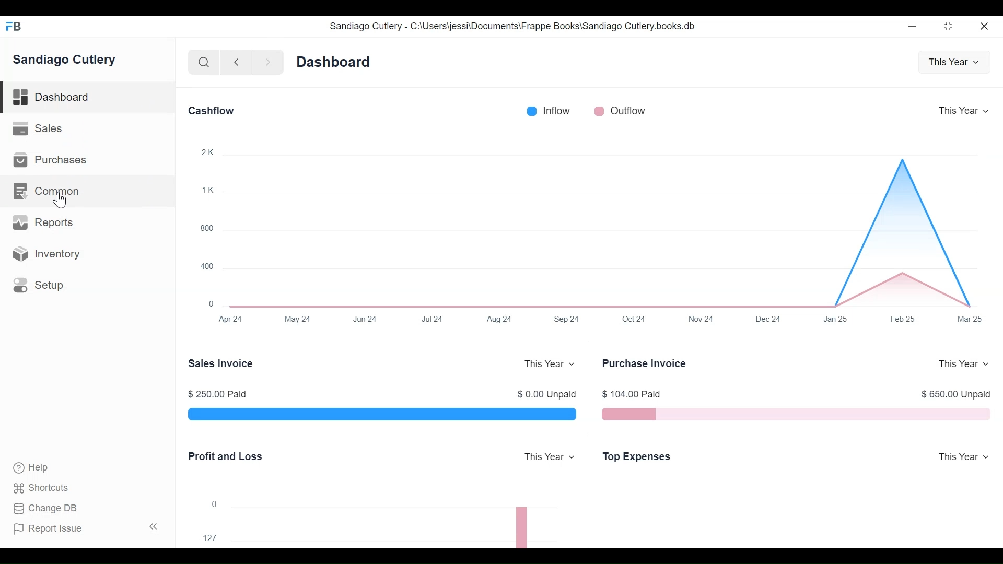 This screenshot has height=564, width=1003. What do you see at coordinates (151, 526) in the screenshot?
I see `collapse sidebar` at bounding box center [151, 526].